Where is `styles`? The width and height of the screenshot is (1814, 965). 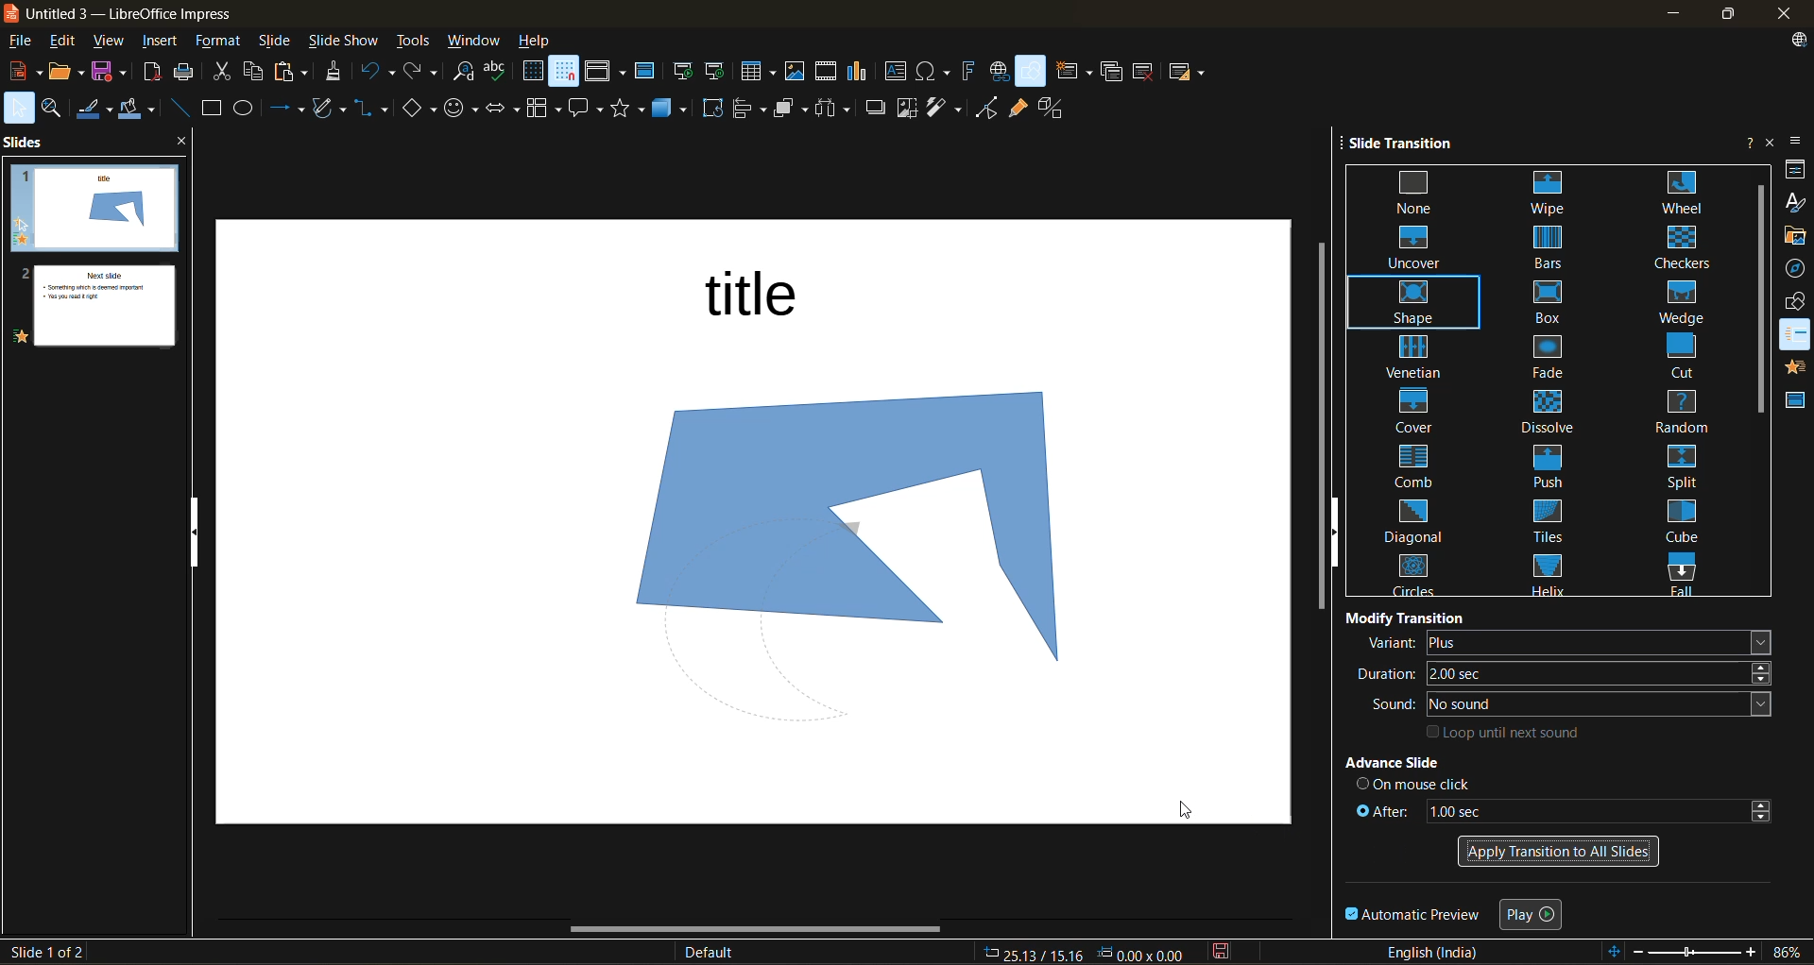 styles is located at coordinates (1793, 203).